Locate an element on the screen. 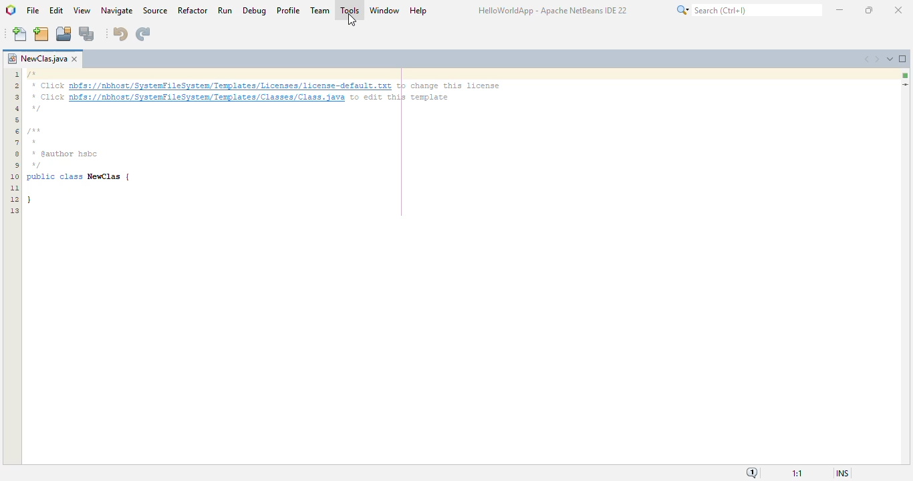 This screenshot has height=481, width=913. search is located at coordinates (747, 10).